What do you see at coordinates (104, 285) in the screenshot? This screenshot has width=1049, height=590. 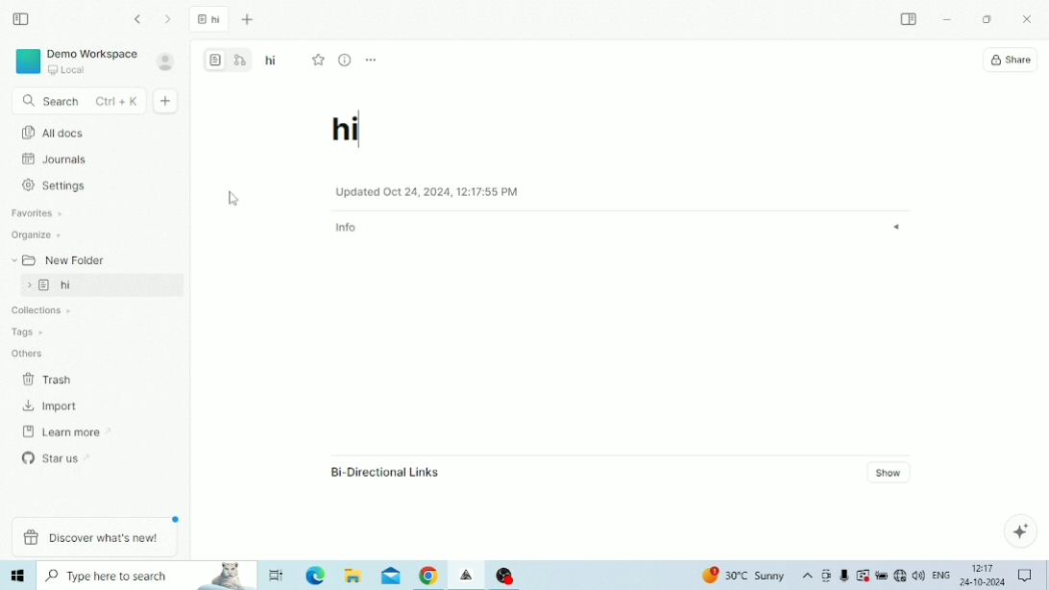 I see `hi` at bounding box center [104, 285].